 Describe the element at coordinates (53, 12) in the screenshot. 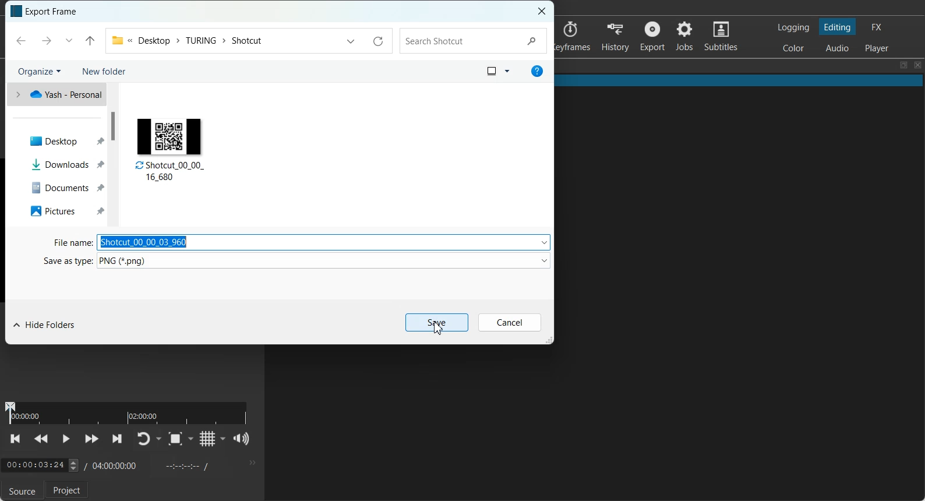

I see `Text` at that location.